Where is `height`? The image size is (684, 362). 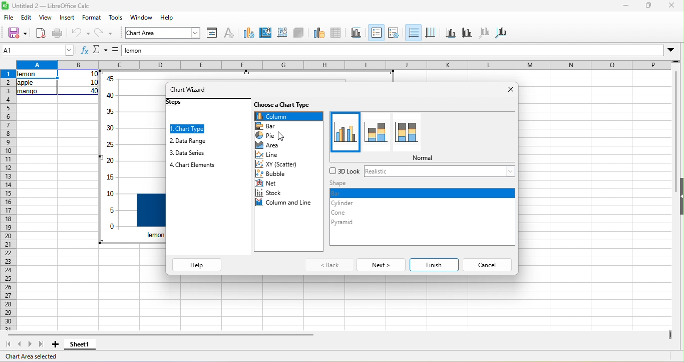 height is located at coordinates (679, 197).